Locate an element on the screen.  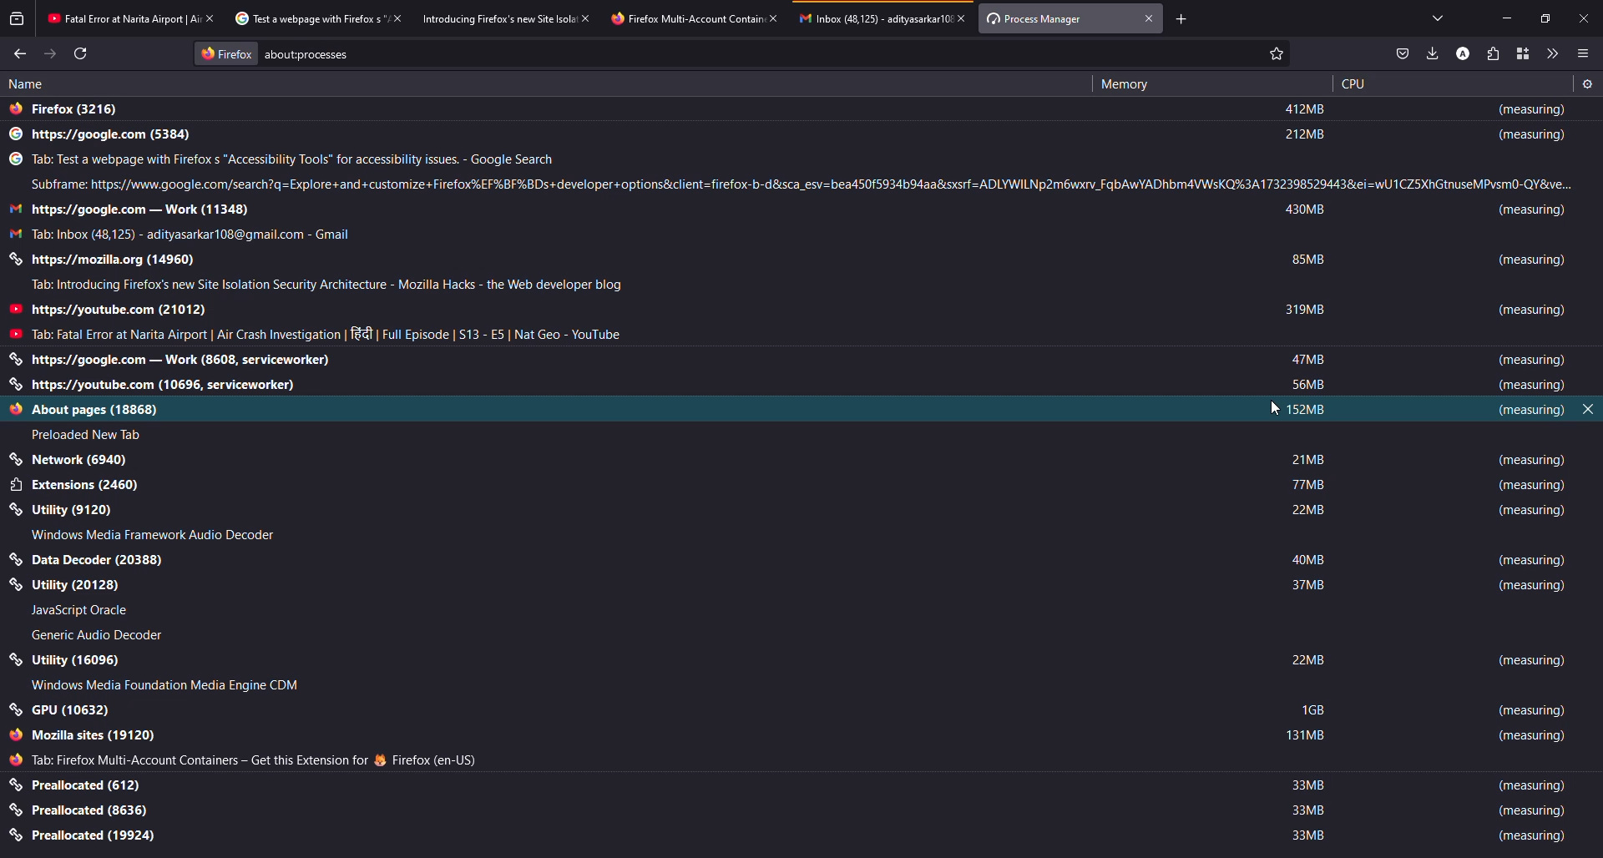
56 mb is located at coordinates (1306, 386).